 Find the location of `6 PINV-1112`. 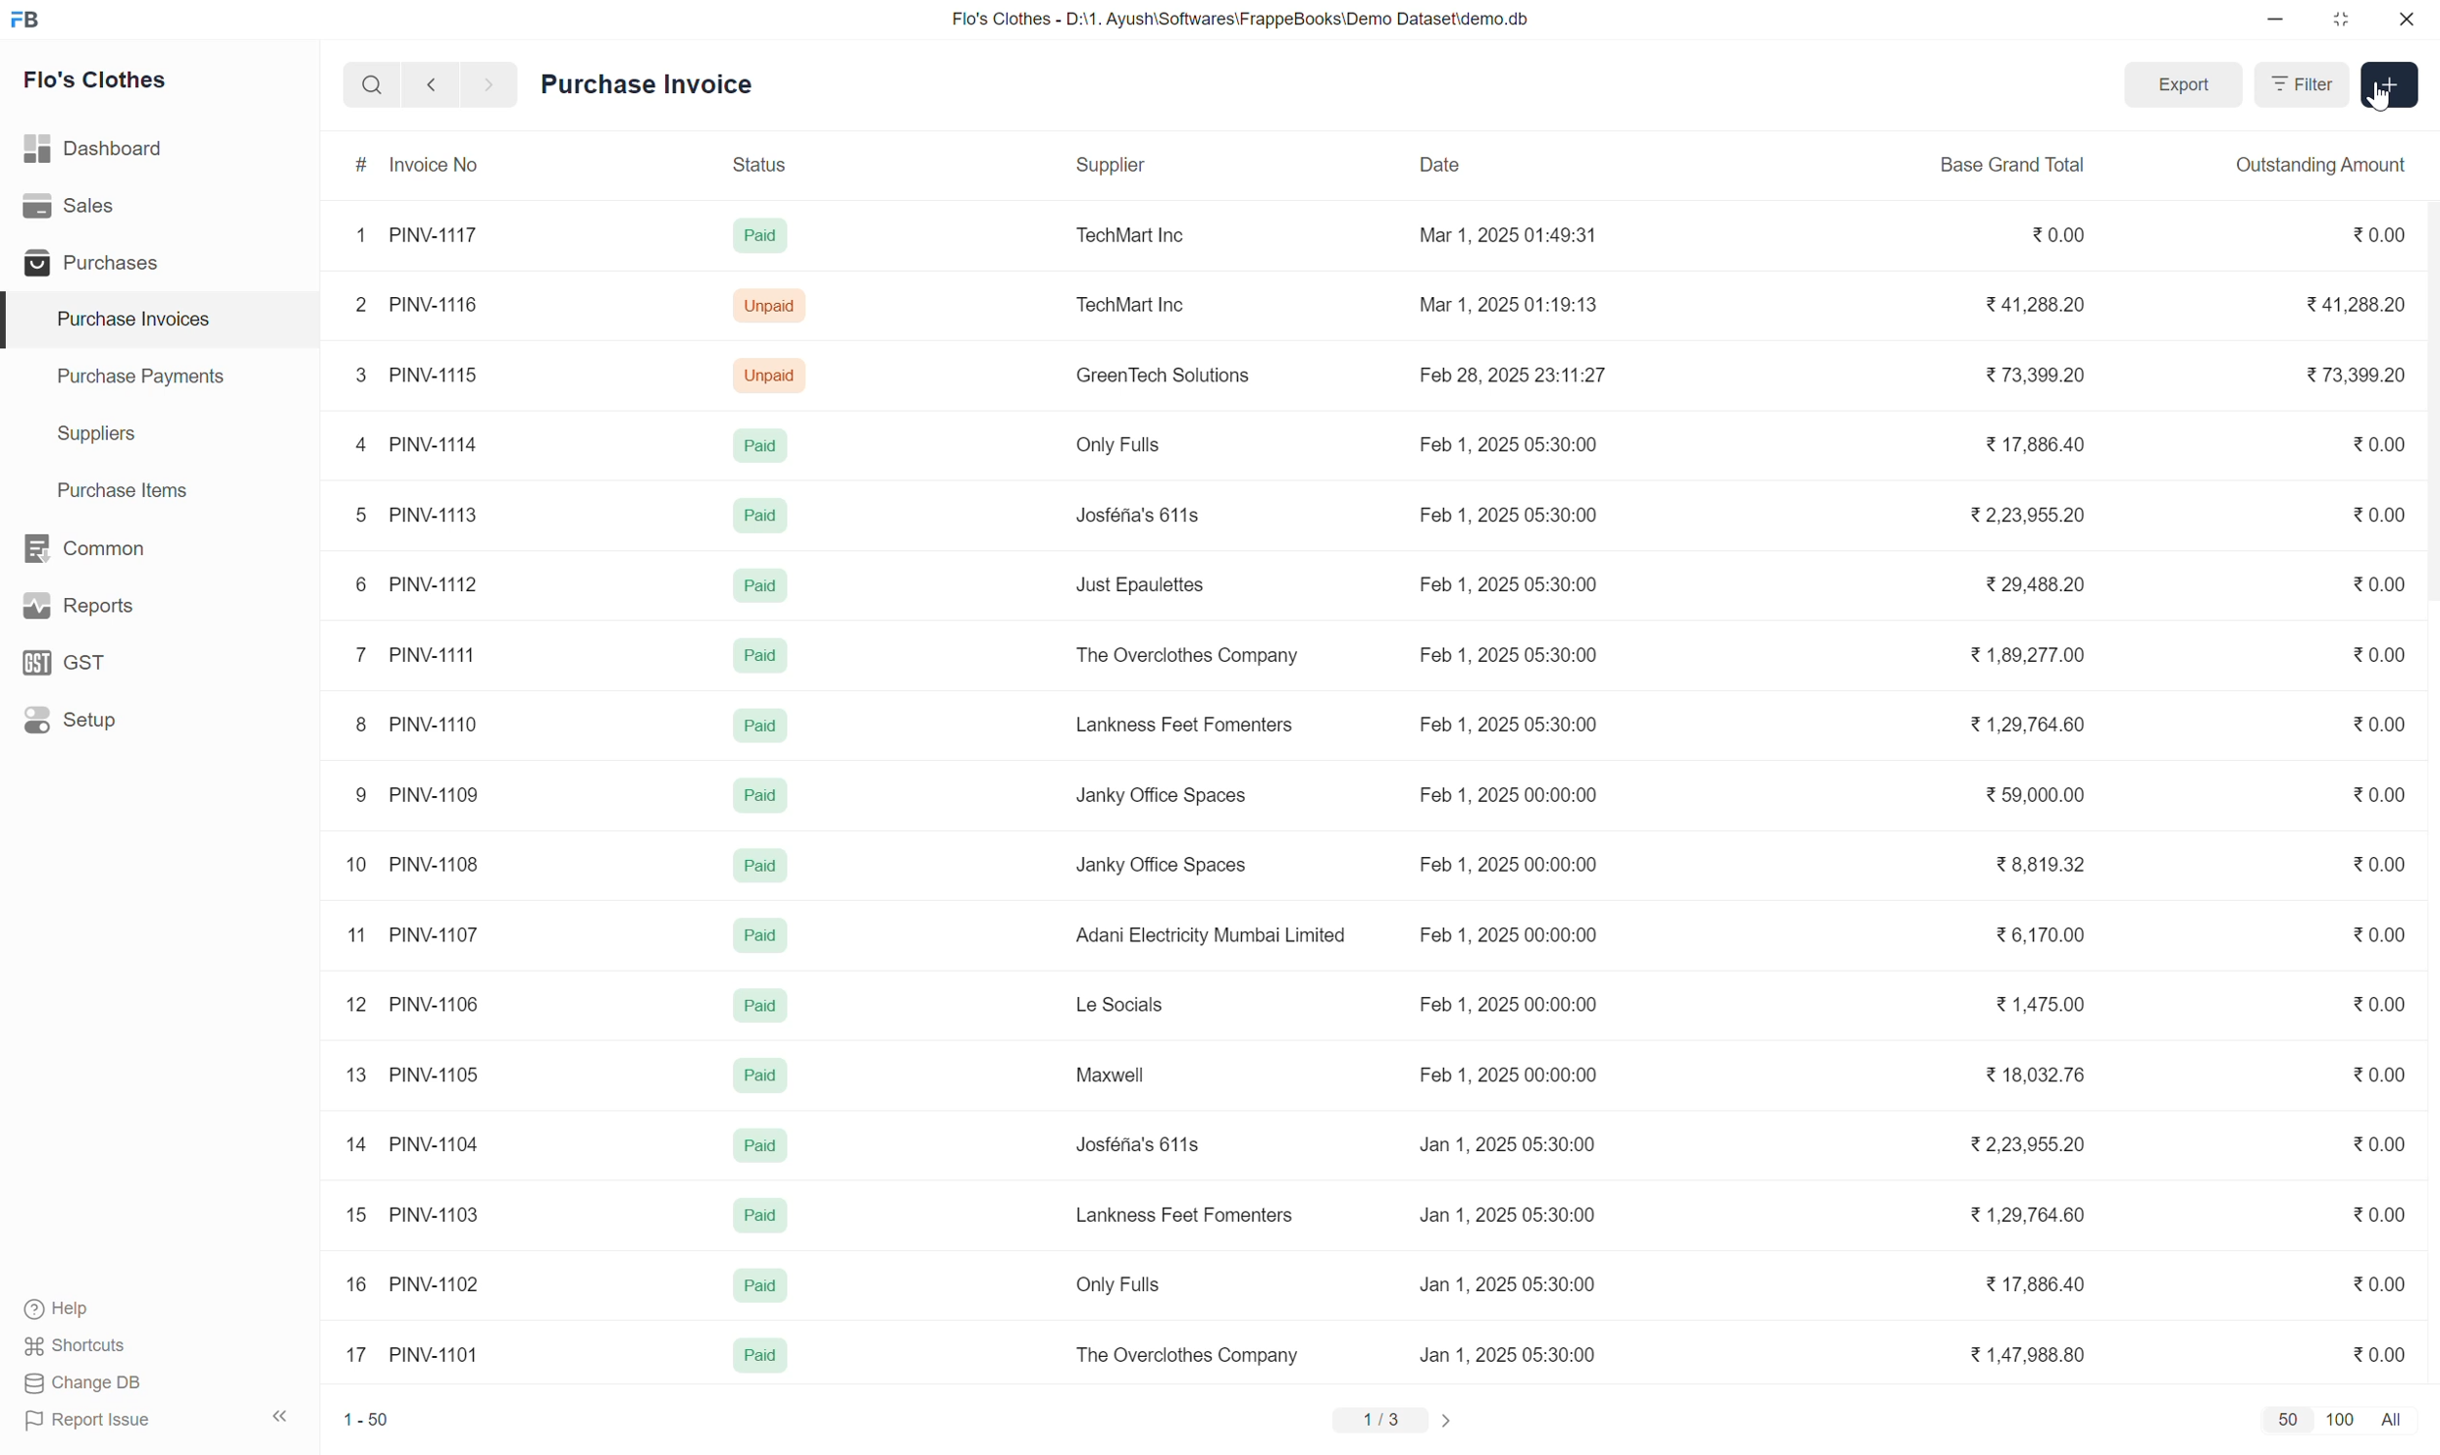

6 PINV-1112 is located at coordinates (417, 584).